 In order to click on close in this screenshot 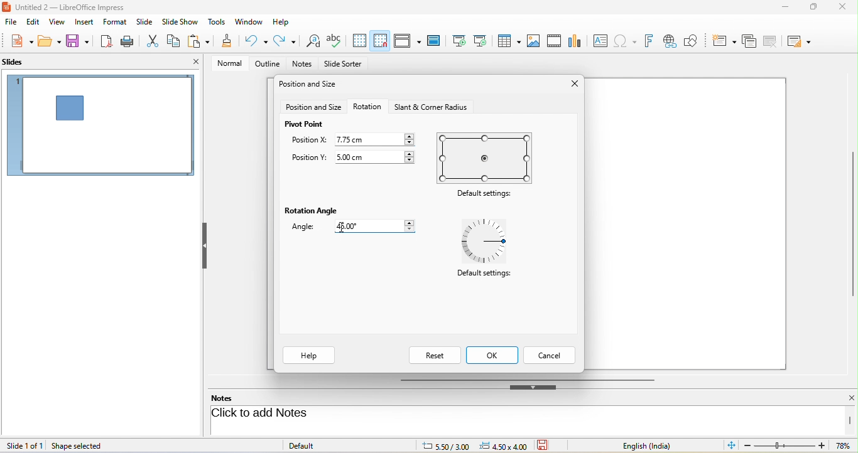, I will do `click(844, 398)`.